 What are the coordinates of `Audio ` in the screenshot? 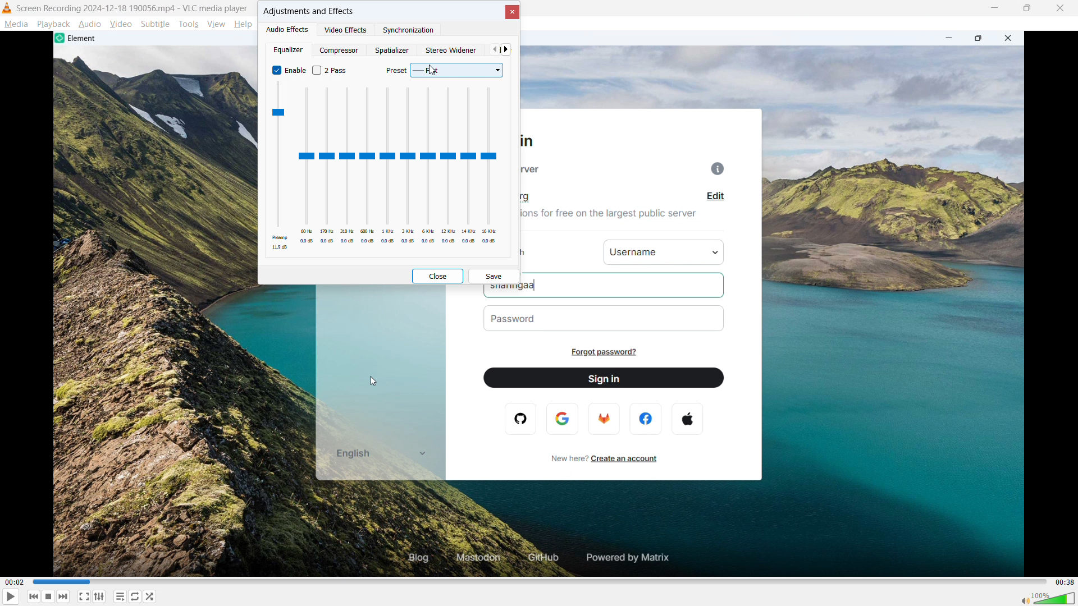 It's located at (90, 24).